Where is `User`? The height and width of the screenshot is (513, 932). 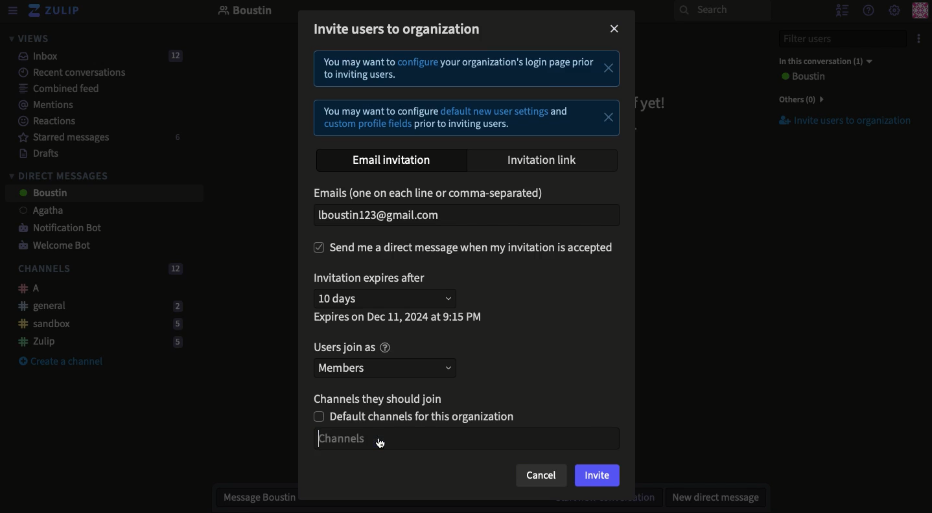
User is located at coordinates (801, 77).